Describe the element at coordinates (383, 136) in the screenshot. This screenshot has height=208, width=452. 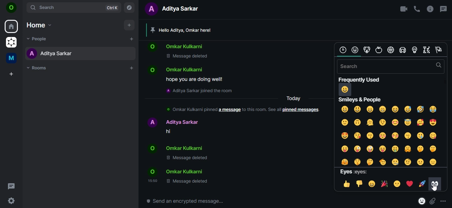
I see `smiling face` at that location.